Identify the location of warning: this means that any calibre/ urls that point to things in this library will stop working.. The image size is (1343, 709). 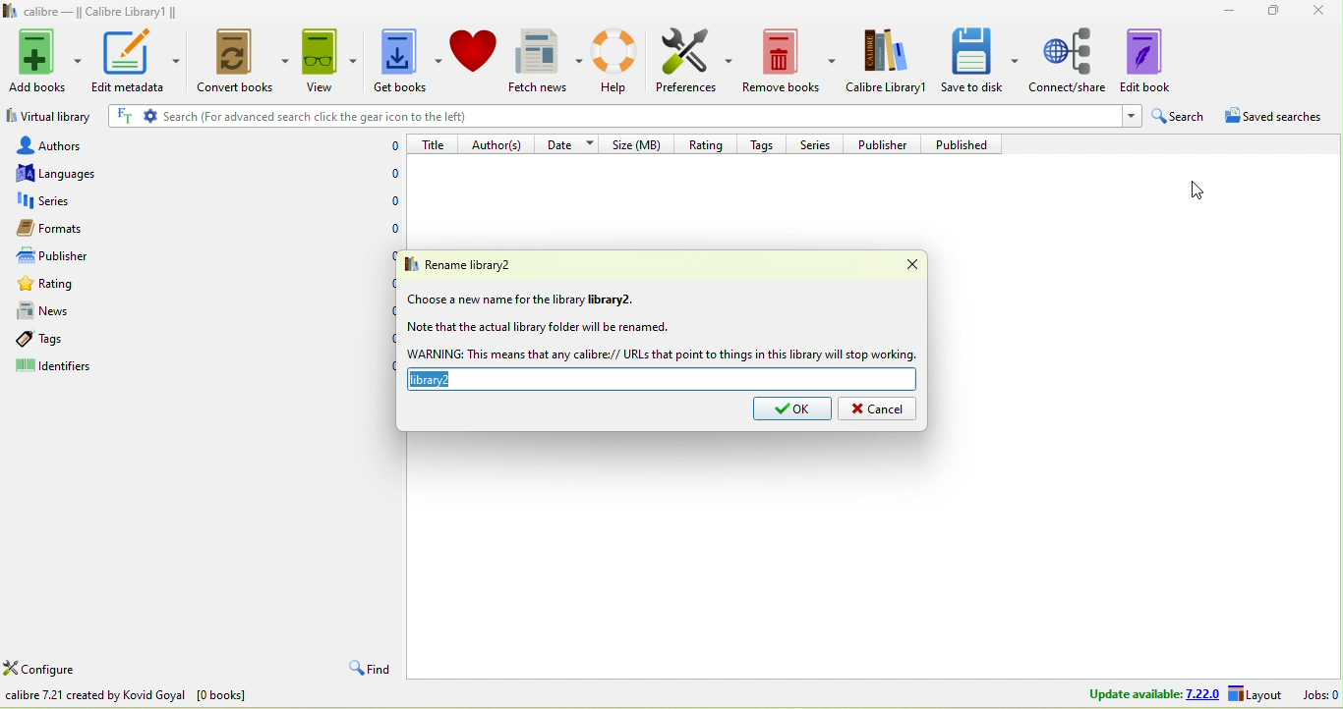
(662, 354).